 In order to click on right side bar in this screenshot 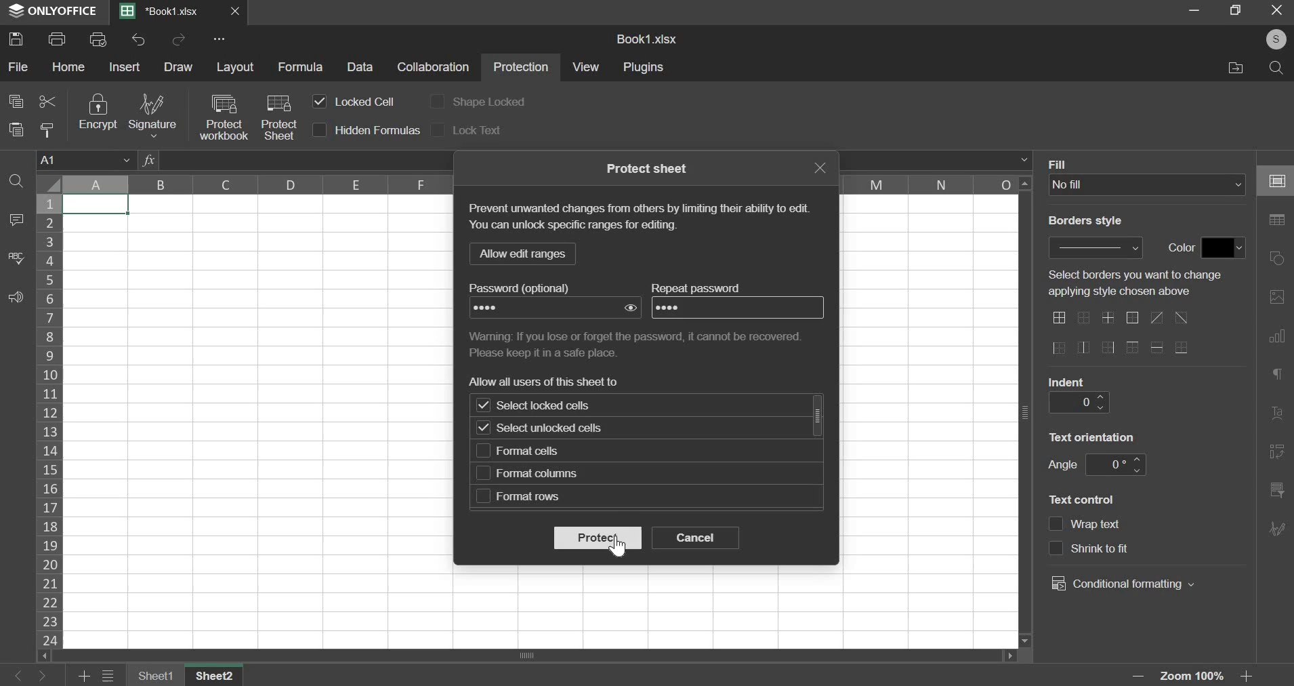, I will do `click(1277, 527)`.